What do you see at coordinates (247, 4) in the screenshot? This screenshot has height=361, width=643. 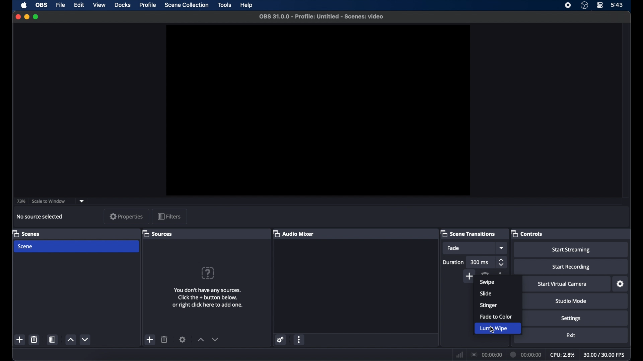 I see `help` at bounding box center [247, 4].